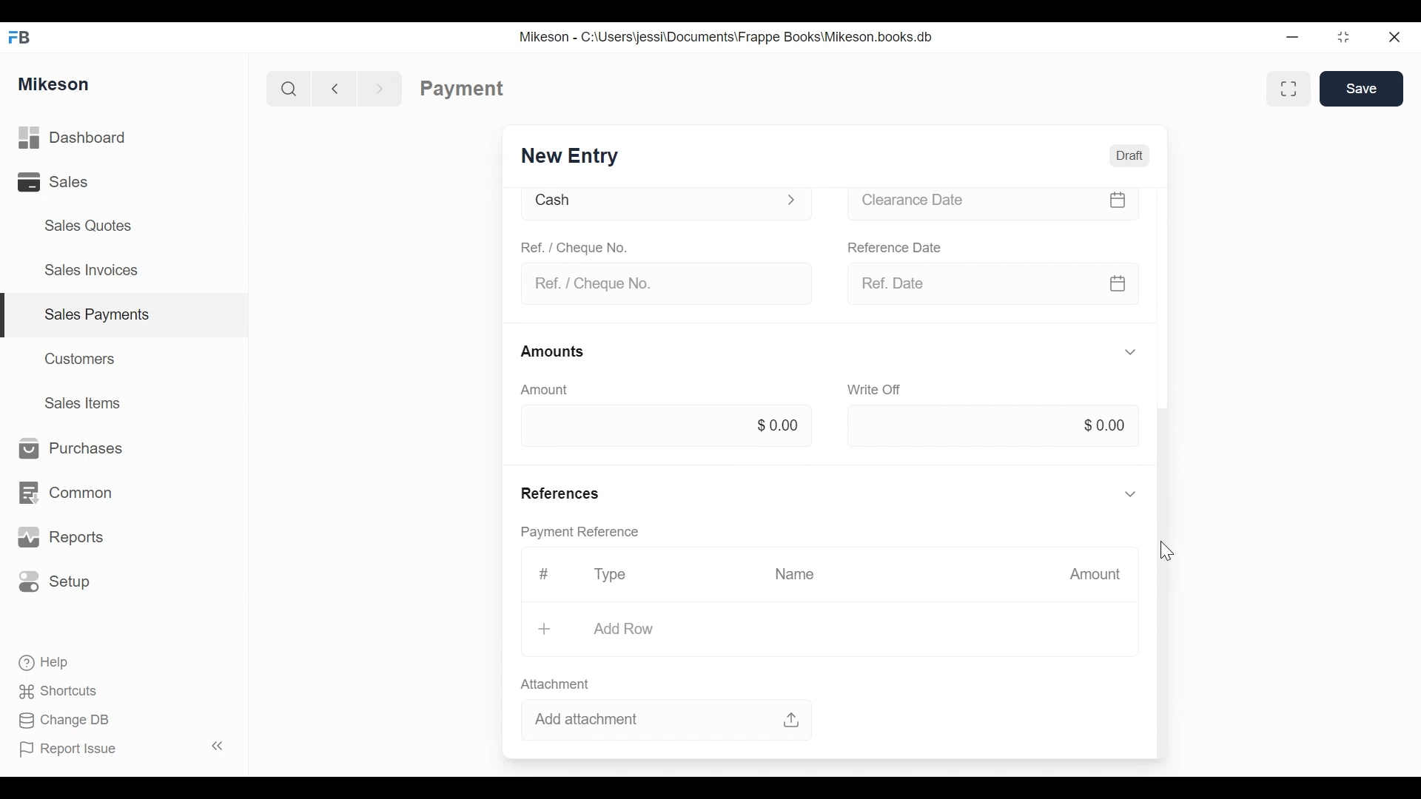 The width and height of the screenshot is (1421, 799). What do you see at coordinates (75, 749) in the screenshot?
I see `Report Issue` at bounding box center [75, 749].